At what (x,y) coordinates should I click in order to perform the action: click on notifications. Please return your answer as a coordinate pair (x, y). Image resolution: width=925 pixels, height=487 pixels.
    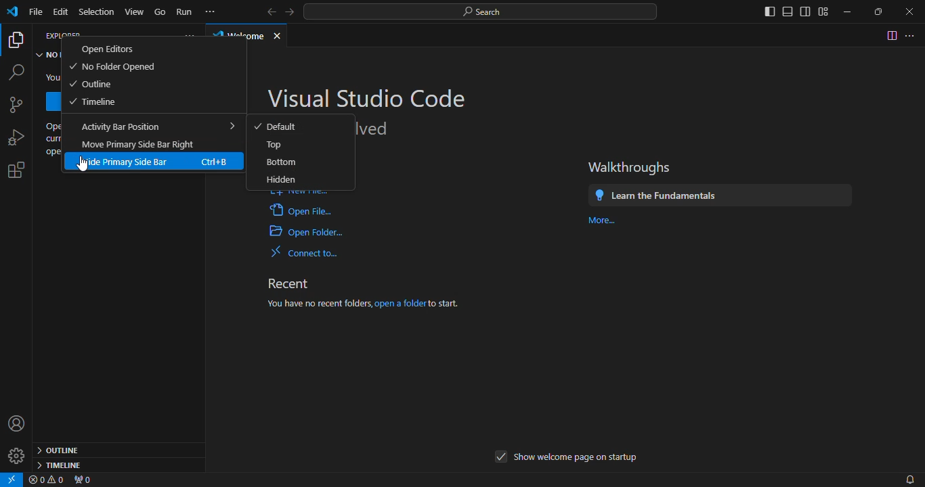
    Looking at the image, I should click on (908, 478).